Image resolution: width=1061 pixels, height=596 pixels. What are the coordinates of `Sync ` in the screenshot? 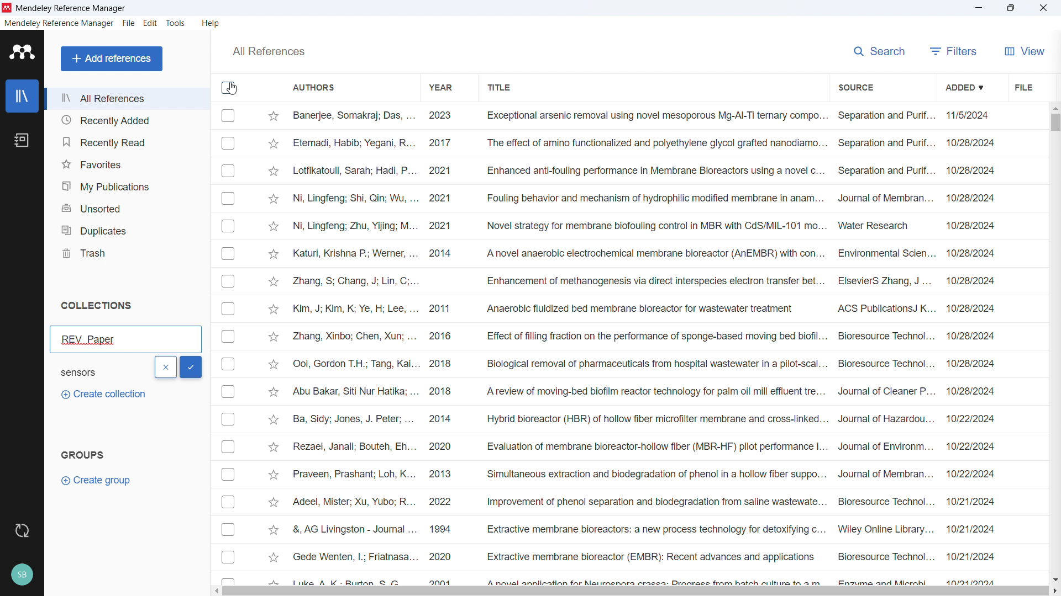 It's located at (23, 531).